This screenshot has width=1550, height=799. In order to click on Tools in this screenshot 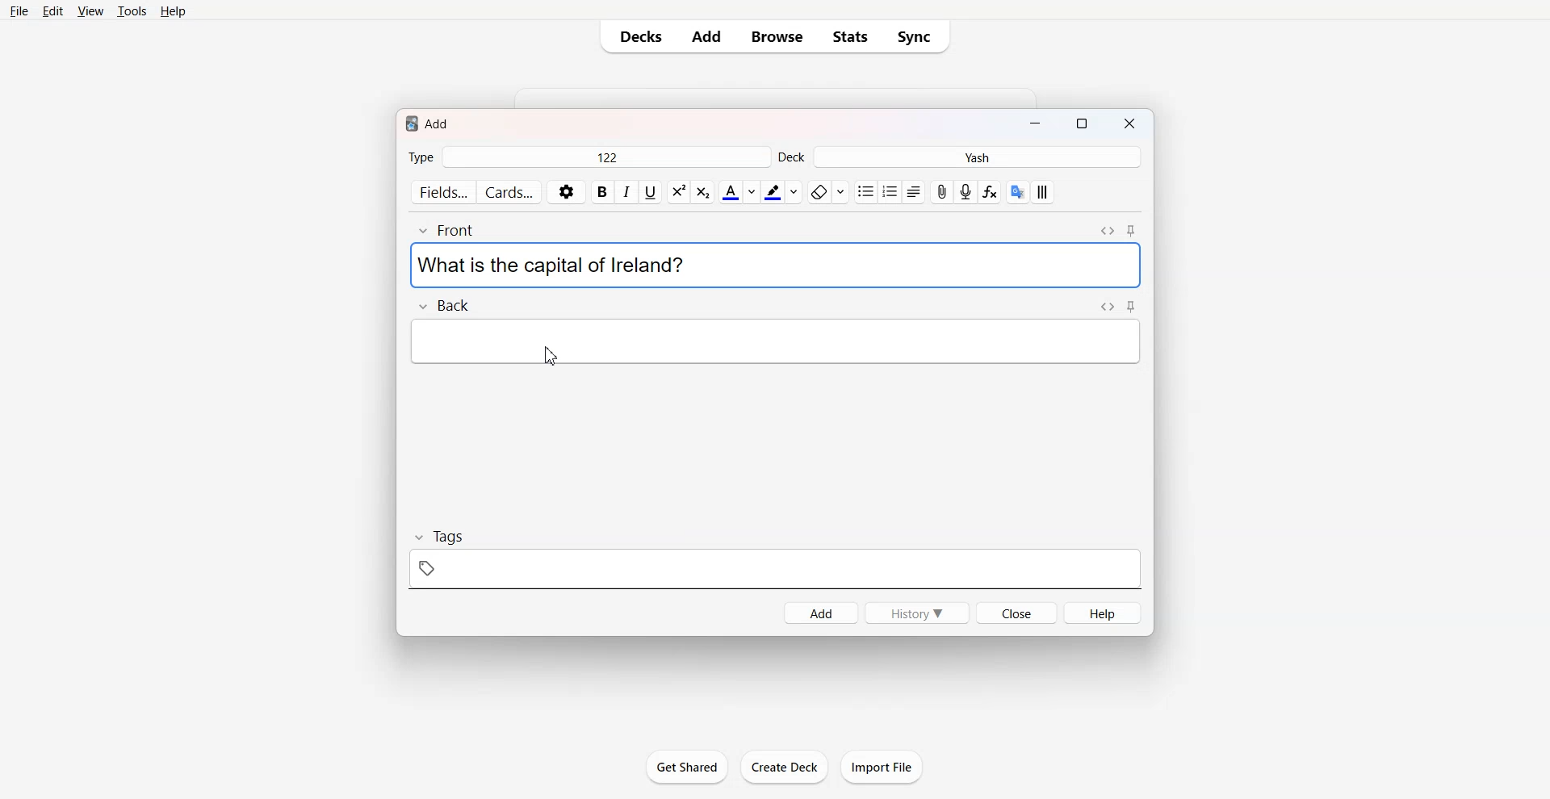, I will do `click(132, 12)`.